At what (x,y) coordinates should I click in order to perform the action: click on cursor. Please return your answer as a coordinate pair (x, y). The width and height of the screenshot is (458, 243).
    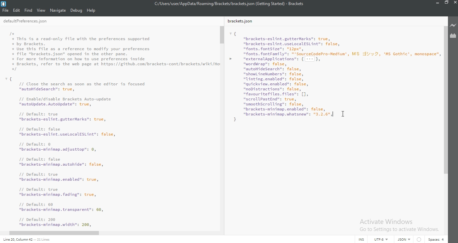
    Looking at the image, I should click on (345, 113).